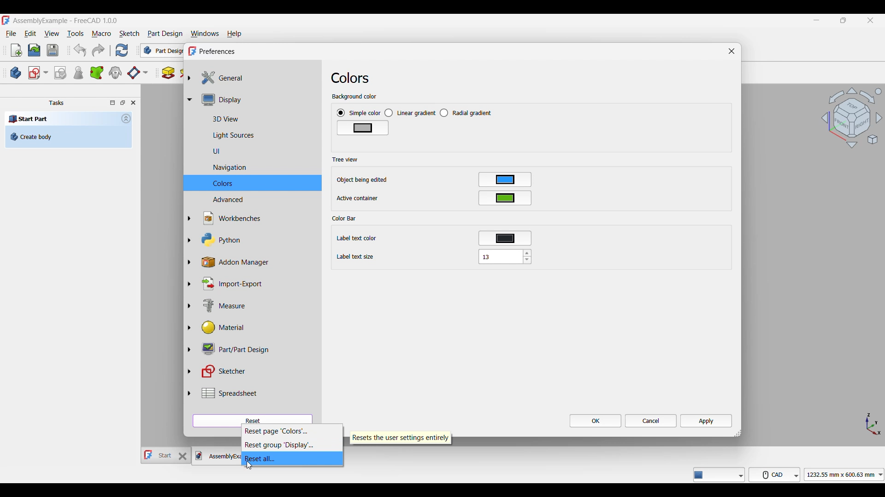  I want to click on Change window dimension, so click(738, 433).